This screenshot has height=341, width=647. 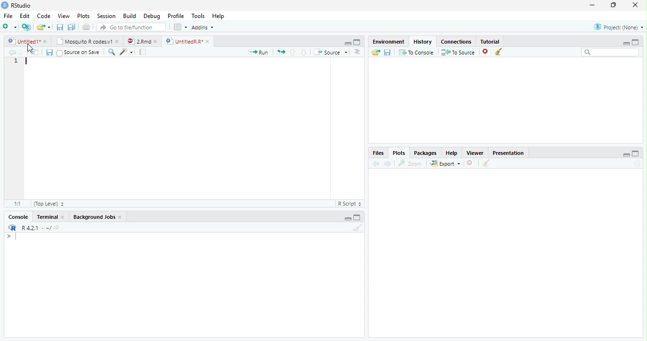 I want to click on Clear console, so click(x=358, y=227).